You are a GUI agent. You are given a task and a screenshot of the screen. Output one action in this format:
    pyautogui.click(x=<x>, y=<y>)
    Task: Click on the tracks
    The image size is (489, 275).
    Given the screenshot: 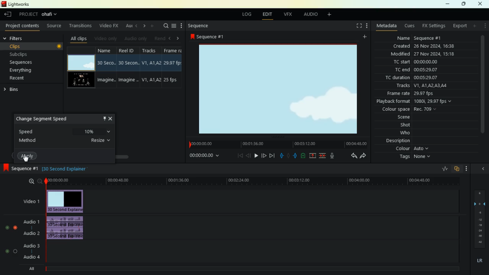 What is the action you would take?
    pyautogui.click(x=419, y=86)
    